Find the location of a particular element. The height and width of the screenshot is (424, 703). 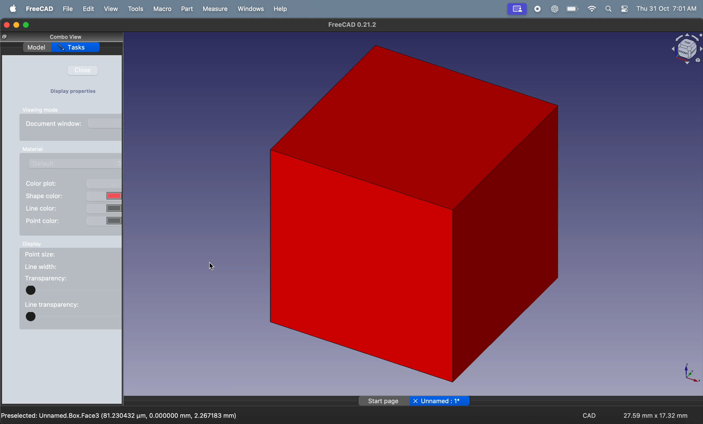

display is located at coordinates (33, 246).